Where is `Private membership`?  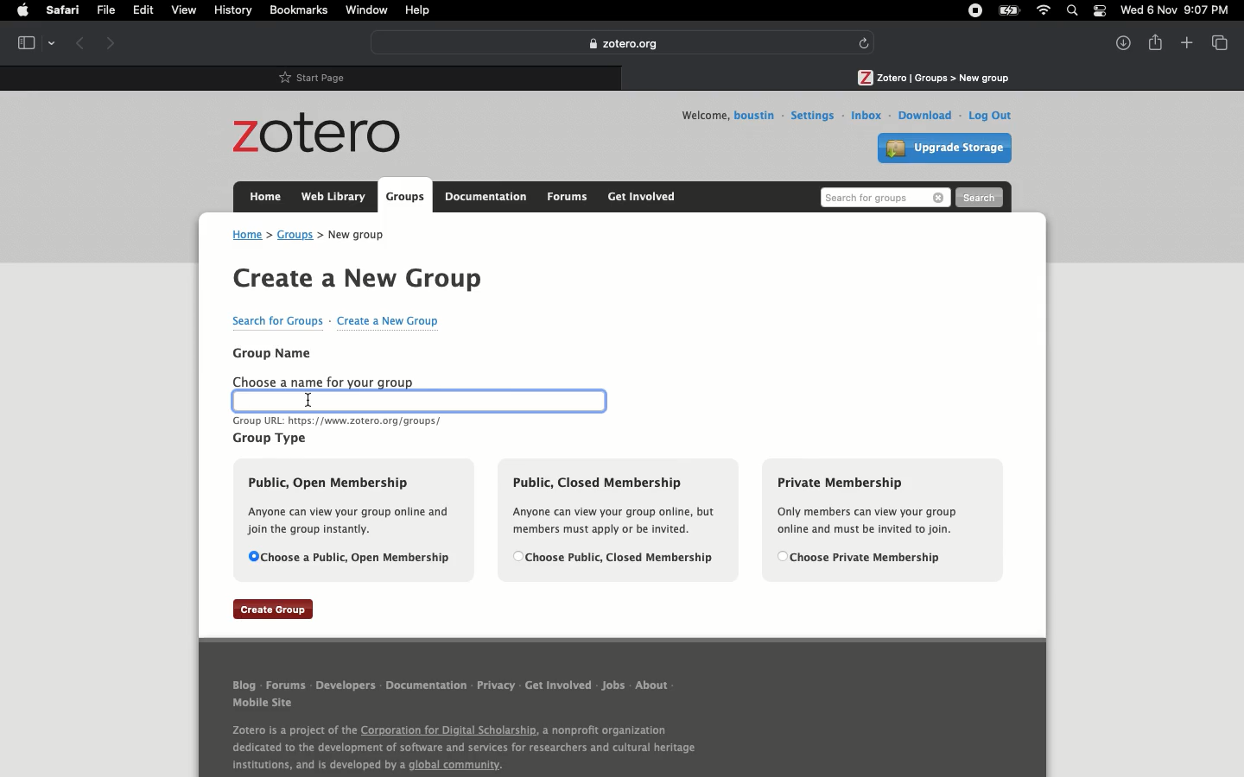
Private membership is located at coordinates (874, 519).